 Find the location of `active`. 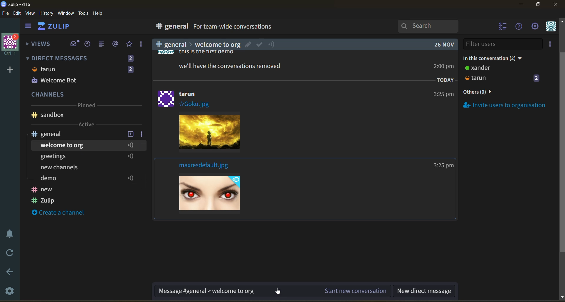

active is located at coordinates (87, 125).